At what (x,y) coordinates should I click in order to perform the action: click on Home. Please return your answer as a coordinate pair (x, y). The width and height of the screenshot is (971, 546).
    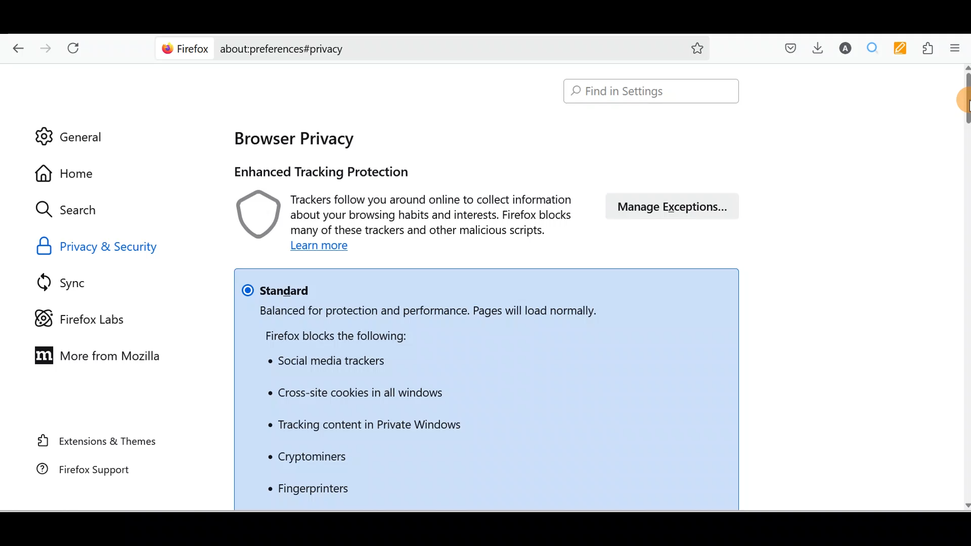
    Looking at the image, I should click on (69, 173).